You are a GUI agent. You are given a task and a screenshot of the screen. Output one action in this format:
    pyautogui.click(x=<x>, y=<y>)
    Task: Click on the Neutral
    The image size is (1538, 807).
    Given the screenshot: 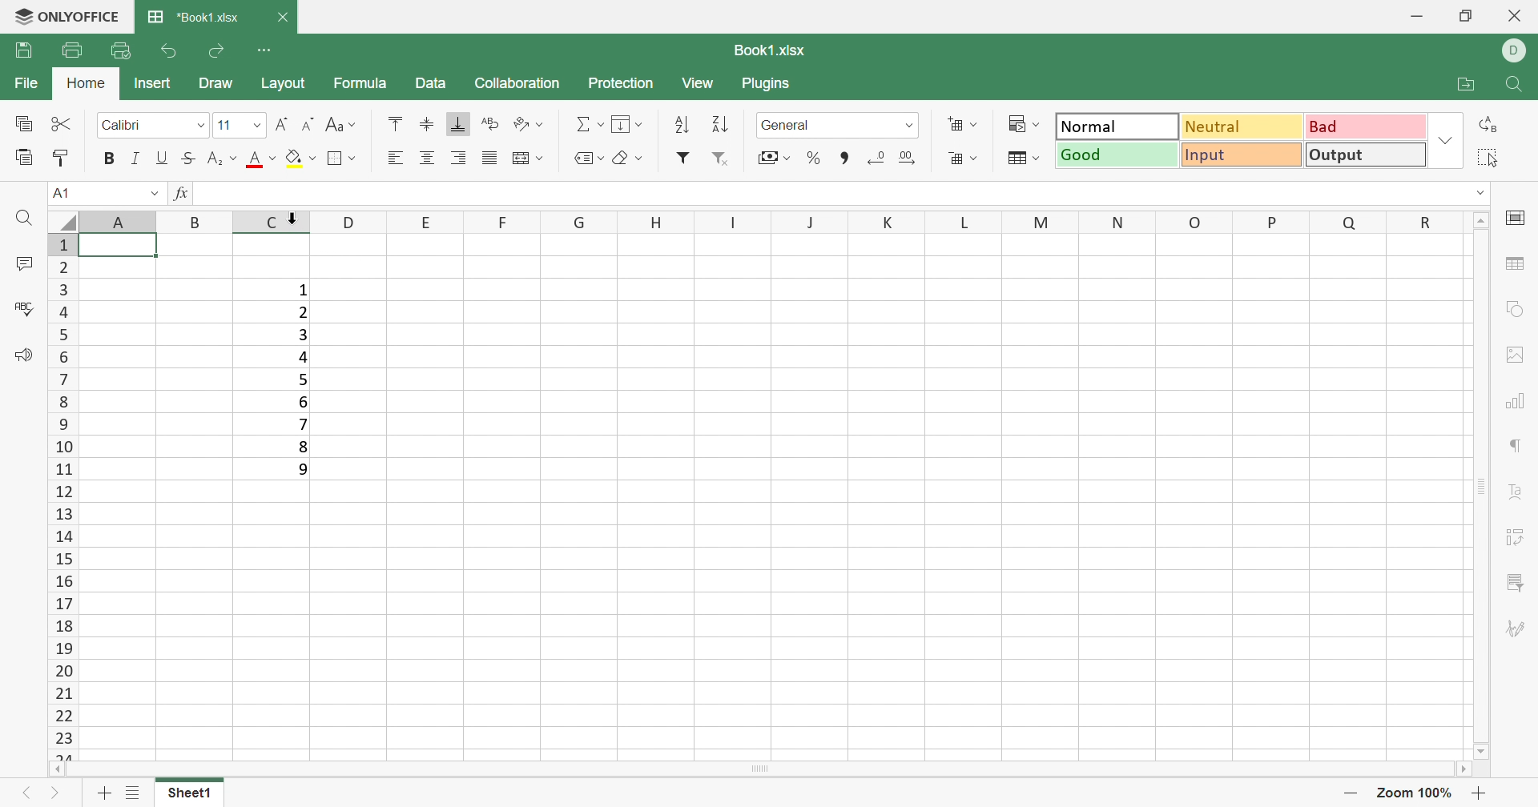 What is the action you would take?
    pyautogui.click(x=1246, y=126)
    